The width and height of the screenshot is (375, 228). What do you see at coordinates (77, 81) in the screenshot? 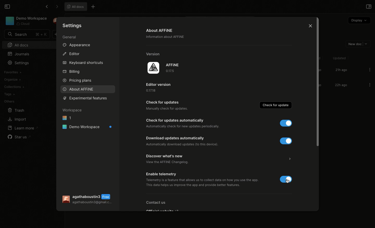
I see `Pricing plans` at bounding box center [77, 81].